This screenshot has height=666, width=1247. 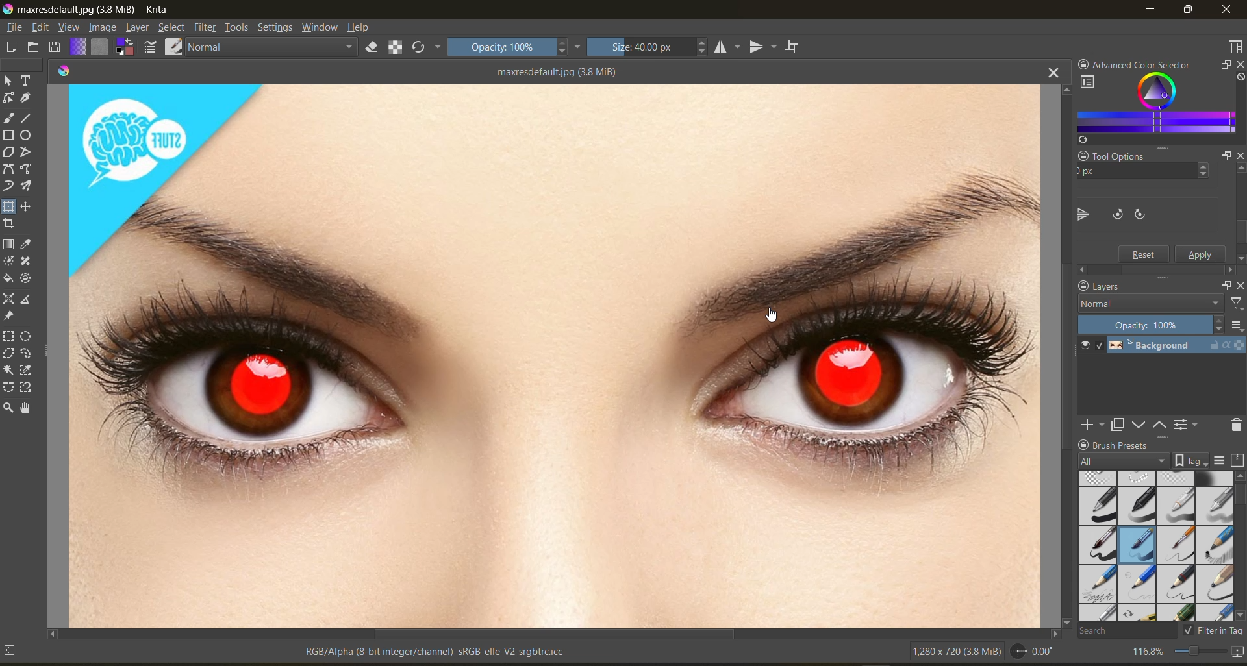 I want to click on display settings, so click(x=1220, y=459).